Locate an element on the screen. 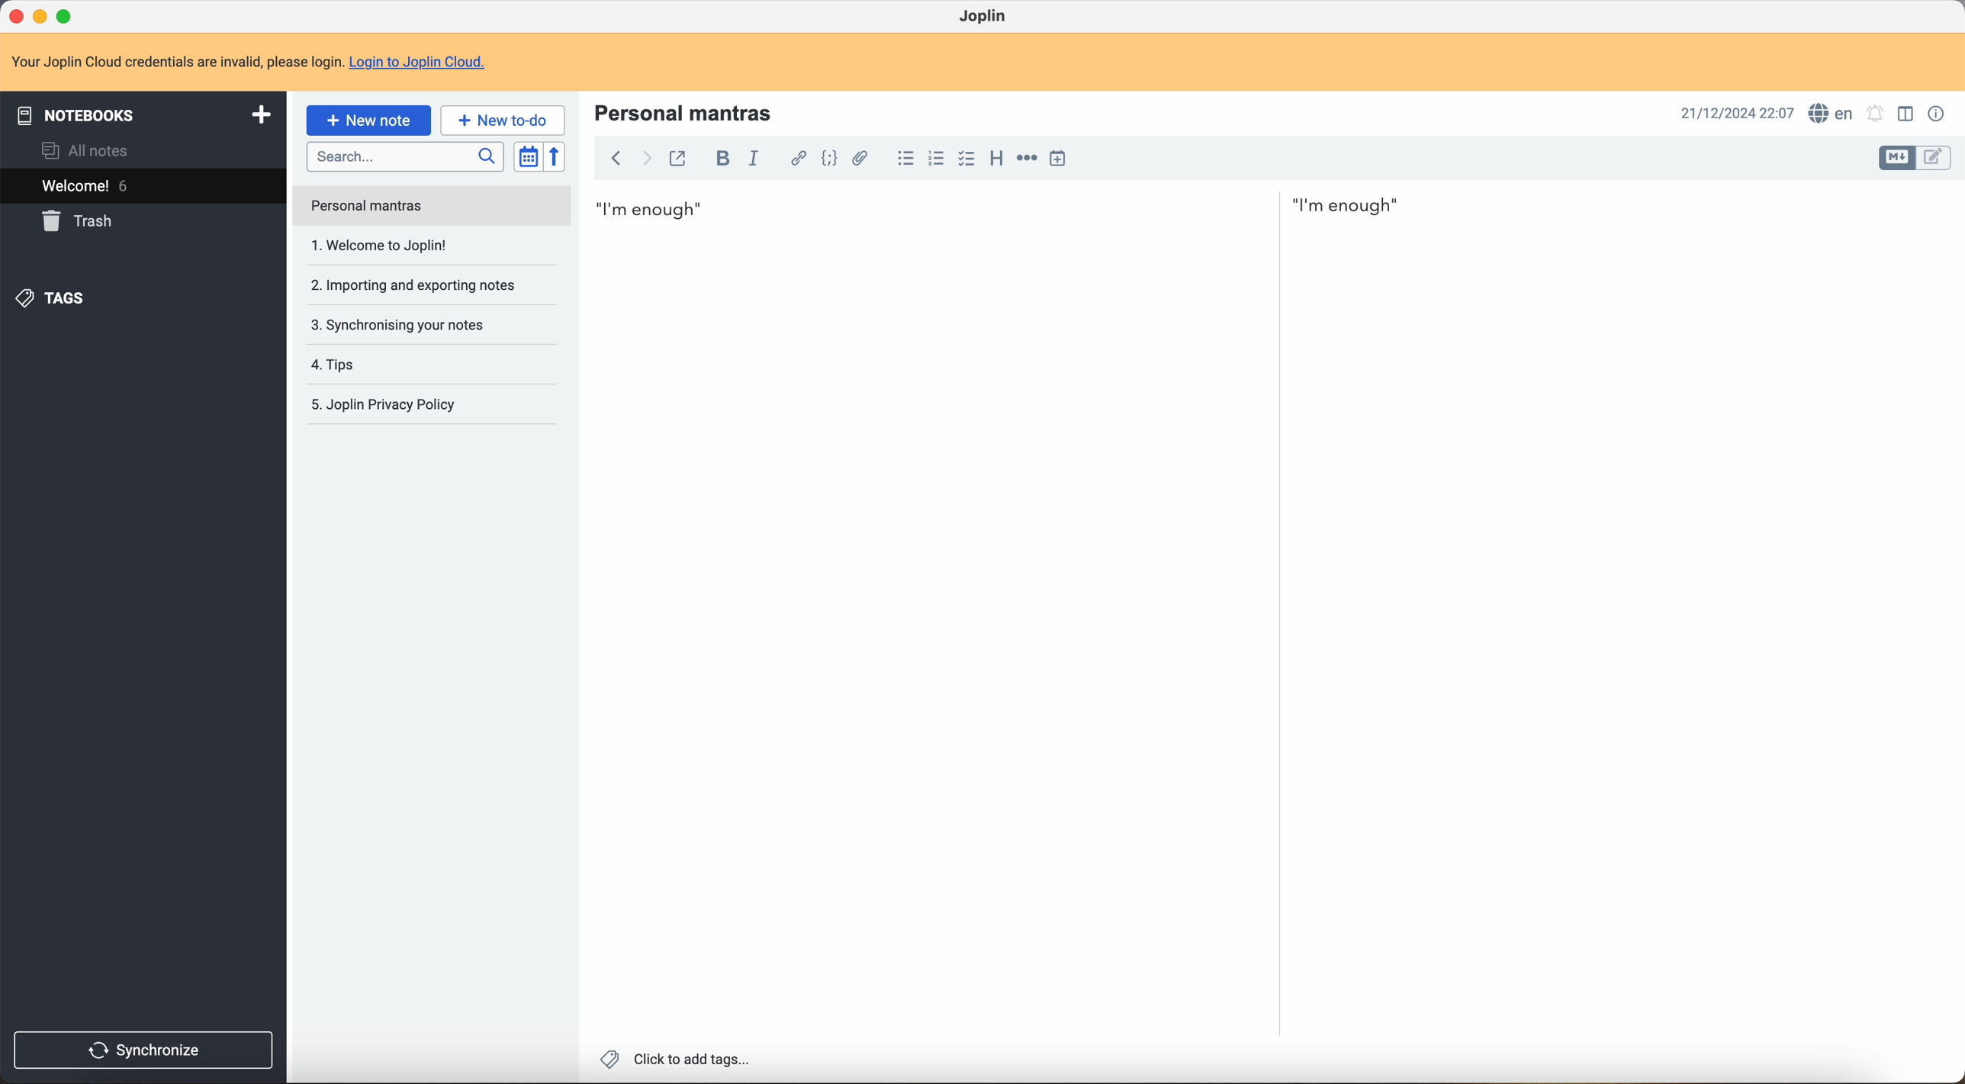  bulleted list is located at coordinates (905, 159).